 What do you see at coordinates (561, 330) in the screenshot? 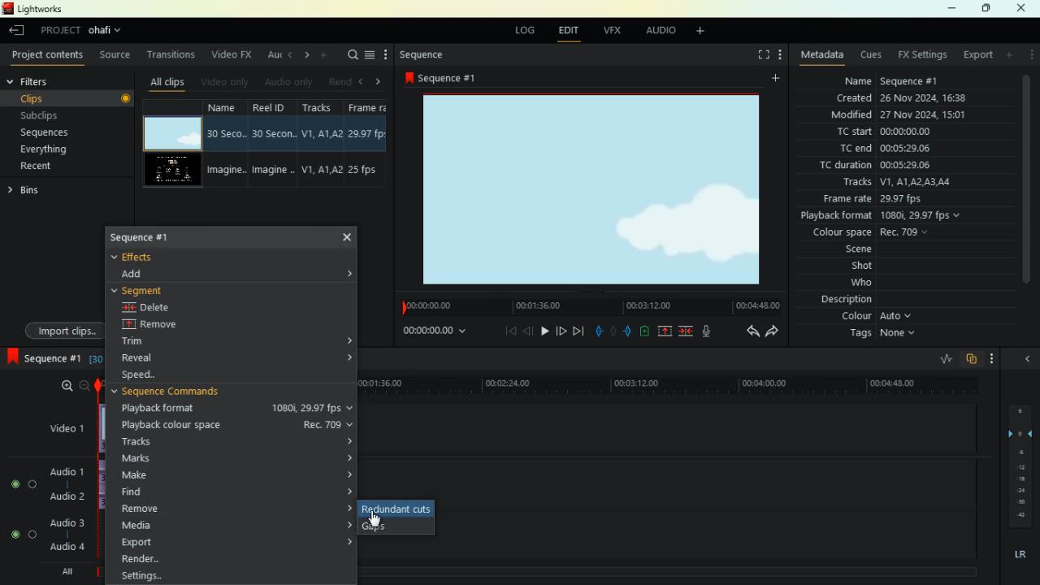
I see `forward` at bounding box center [561, 330].